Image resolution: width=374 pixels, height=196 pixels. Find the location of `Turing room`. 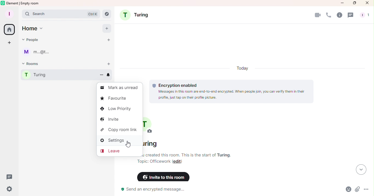

Turing room is located at coordinates (154, 14).